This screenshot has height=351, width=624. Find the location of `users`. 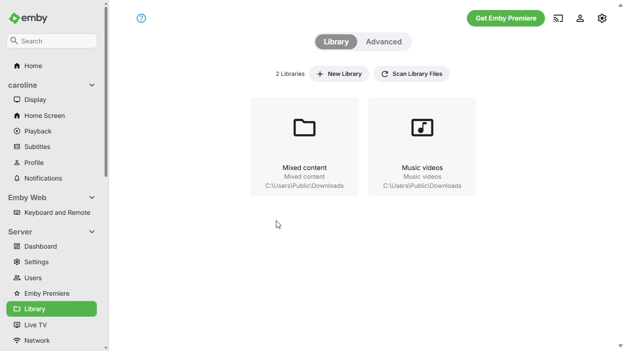

users is located at coordinates (28, 278).